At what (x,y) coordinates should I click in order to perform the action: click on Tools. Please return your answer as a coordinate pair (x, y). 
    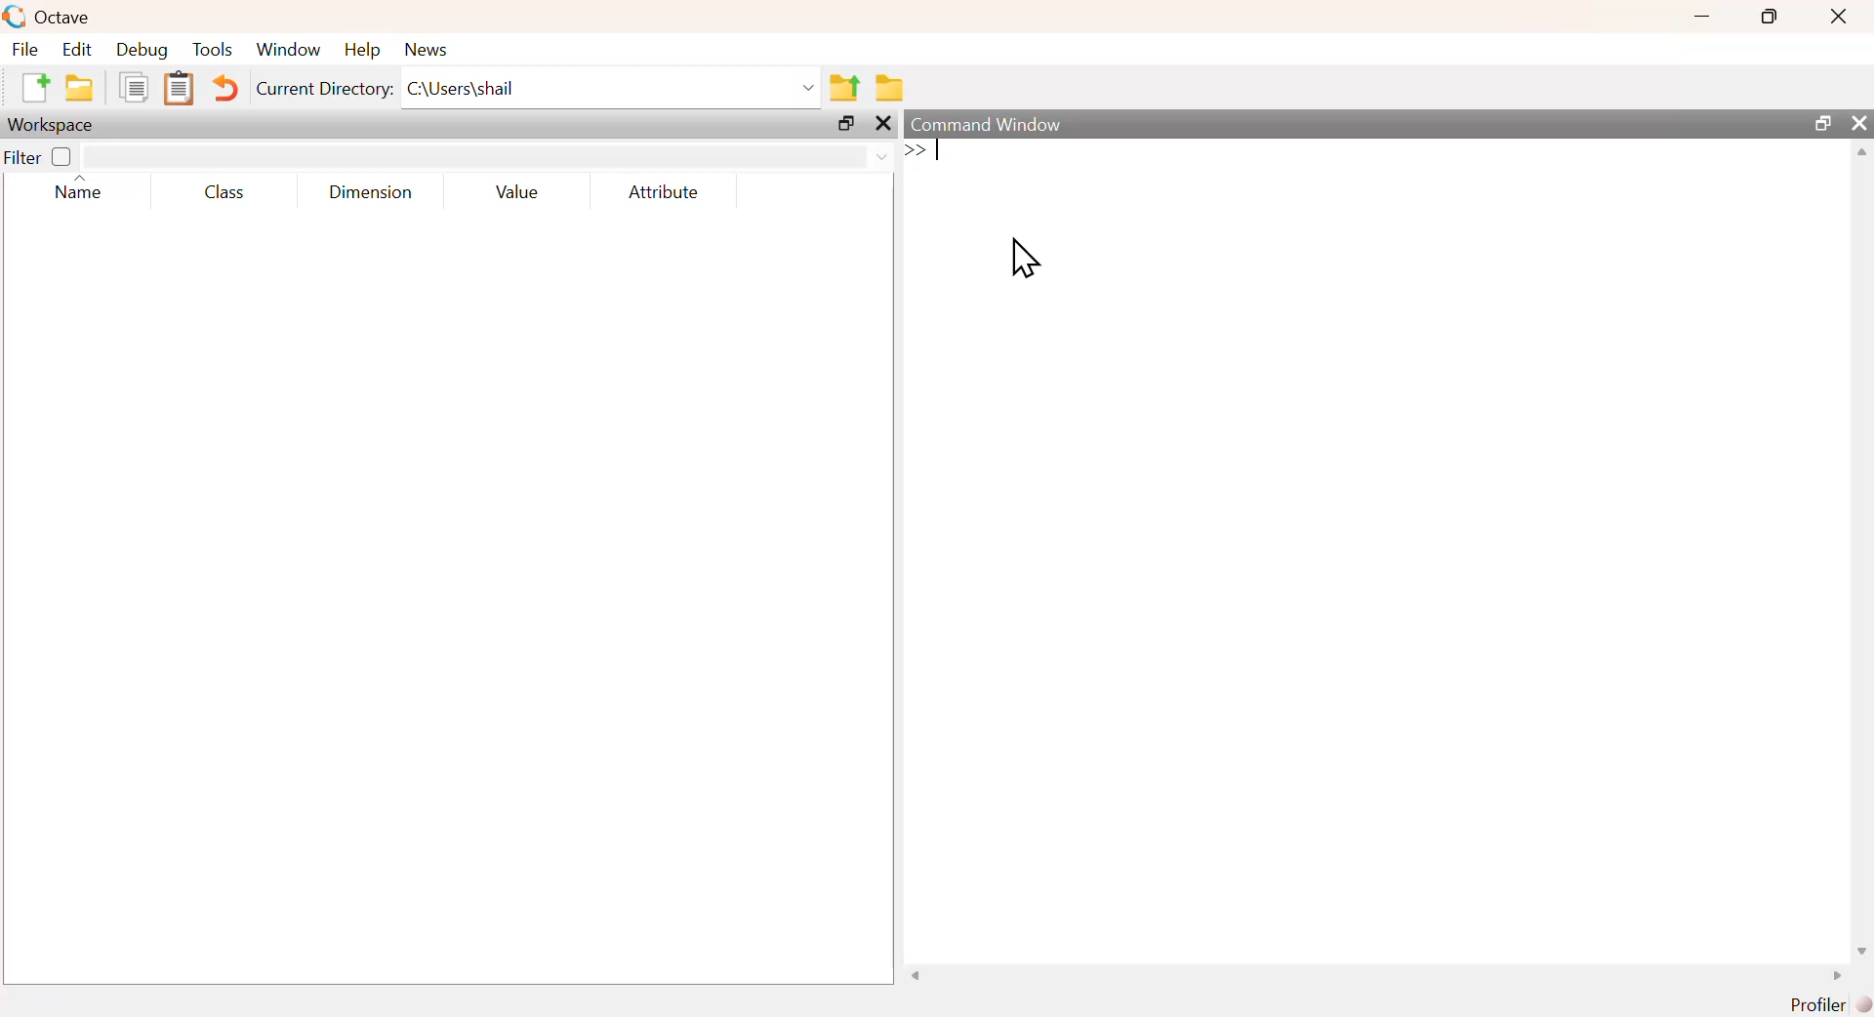
    Looking at the image, I should click on (213, 49).